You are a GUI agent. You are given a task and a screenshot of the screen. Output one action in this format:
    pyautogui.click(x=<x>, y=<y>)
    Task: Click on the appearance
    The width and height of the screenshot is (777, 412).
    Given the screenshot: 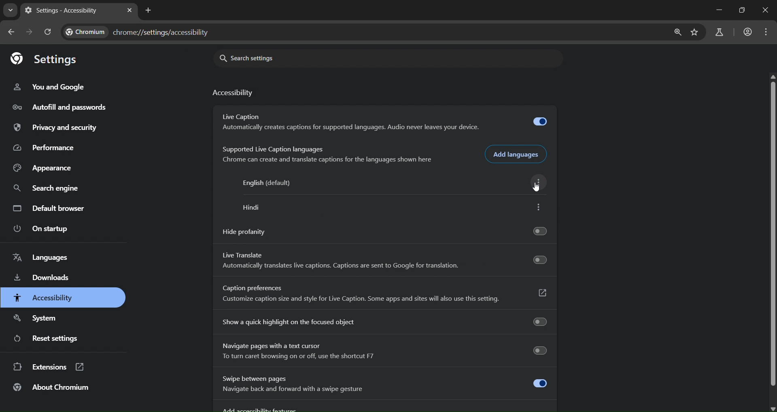 What is the action you would take?
    pyautogui.click(x=43, y=168)
    